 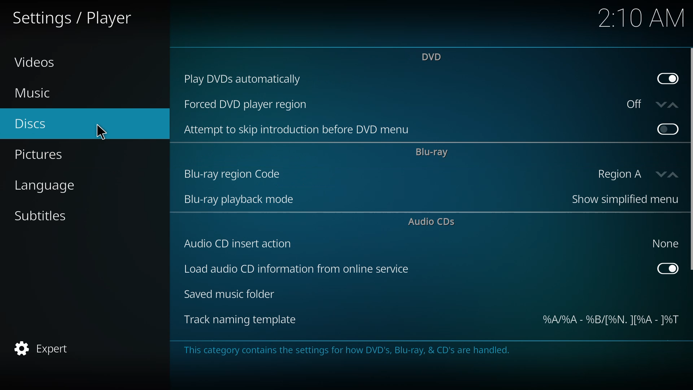 What do you see at coordinates (34, 92) in the screenshot?
I see `music` at bounding box center [34, 92].